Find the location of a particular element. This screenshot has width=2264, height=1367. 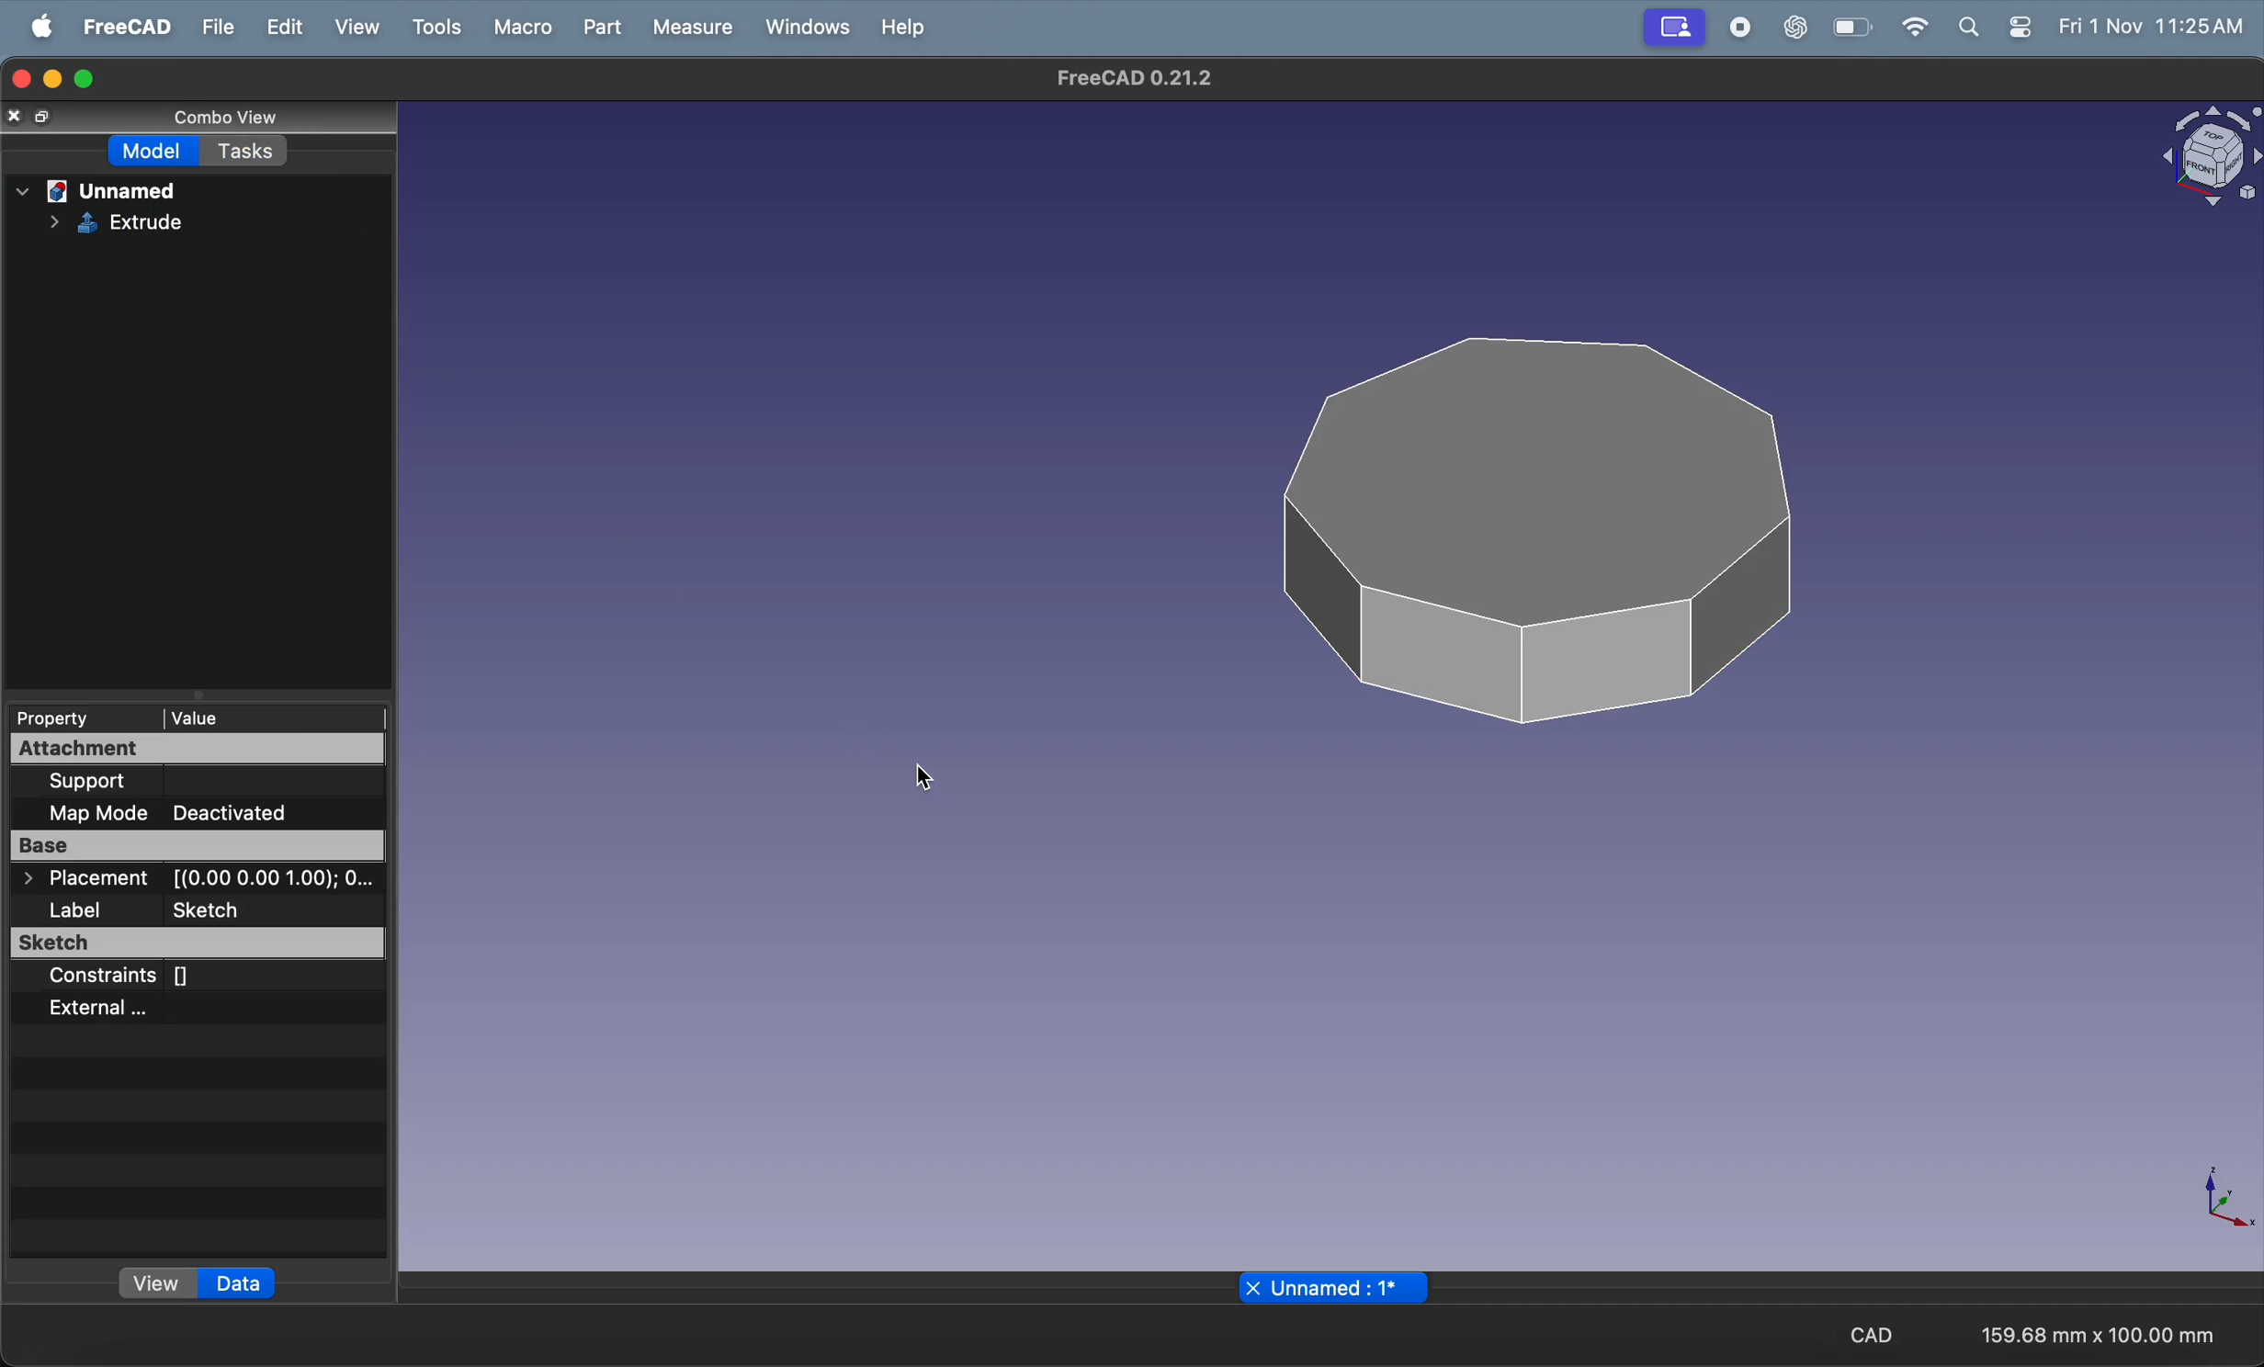

value is located at coordinates (272, 717).